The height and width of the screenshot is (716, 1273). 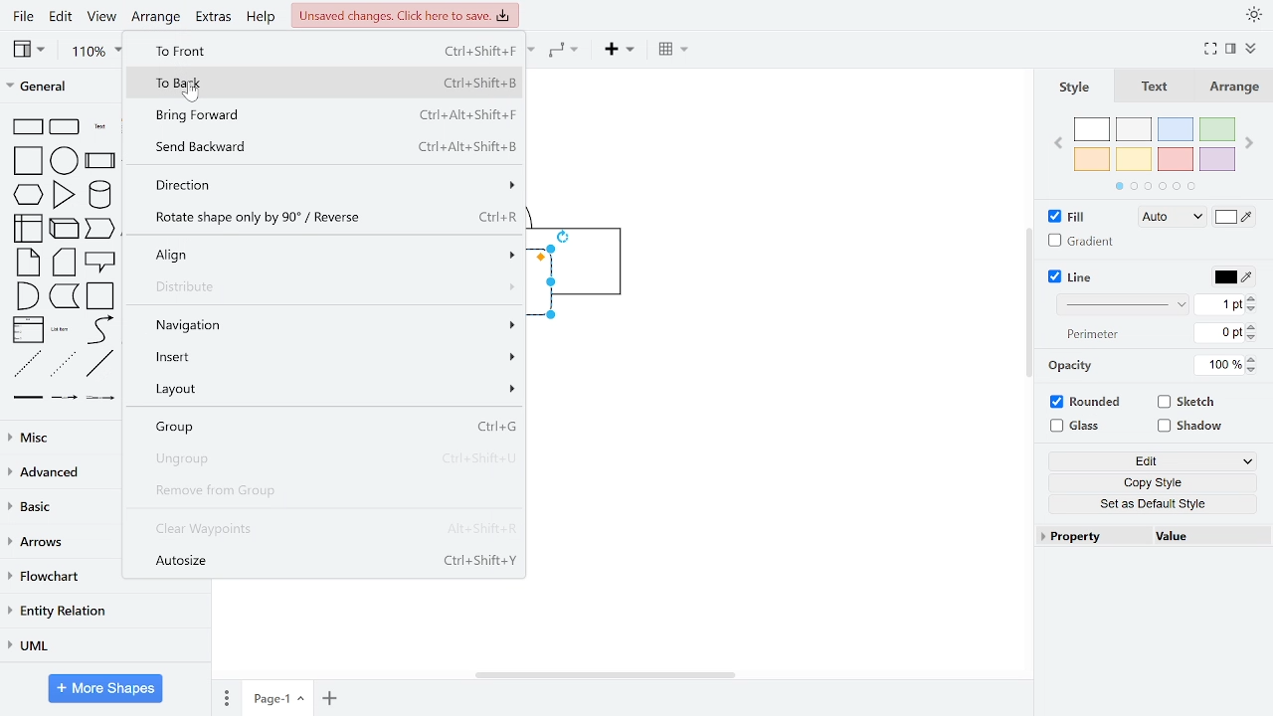 What do you see at coordinates (565, 52) in the screenshot?
I see `waypoints` at bounding box center [565, 52].